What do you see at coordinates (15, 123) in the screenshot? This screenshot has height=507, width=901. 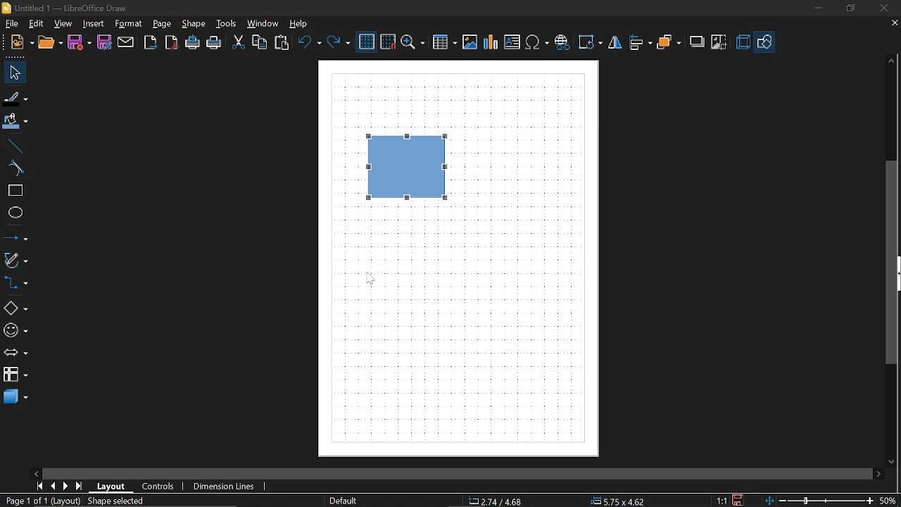 I see `Fill color` at bounding box center [15, 123].